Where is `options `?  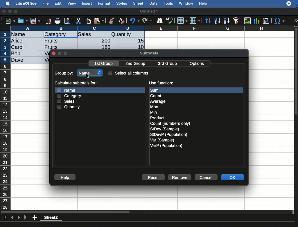 options  is located at coordinates (198, 63).